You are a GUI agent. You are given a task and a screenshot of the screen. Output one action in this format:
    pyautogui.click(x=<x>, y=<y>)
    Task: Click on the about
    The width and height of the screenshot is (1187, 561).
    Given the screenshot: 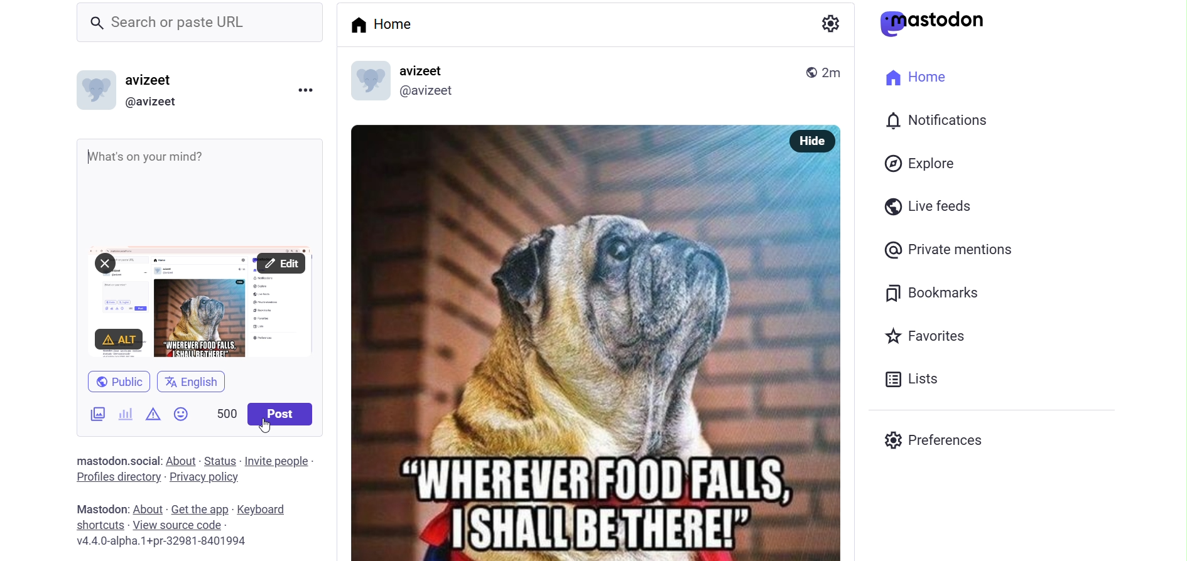 What is the action you would take?
    pyautogui.click(x=182, y=461)
    